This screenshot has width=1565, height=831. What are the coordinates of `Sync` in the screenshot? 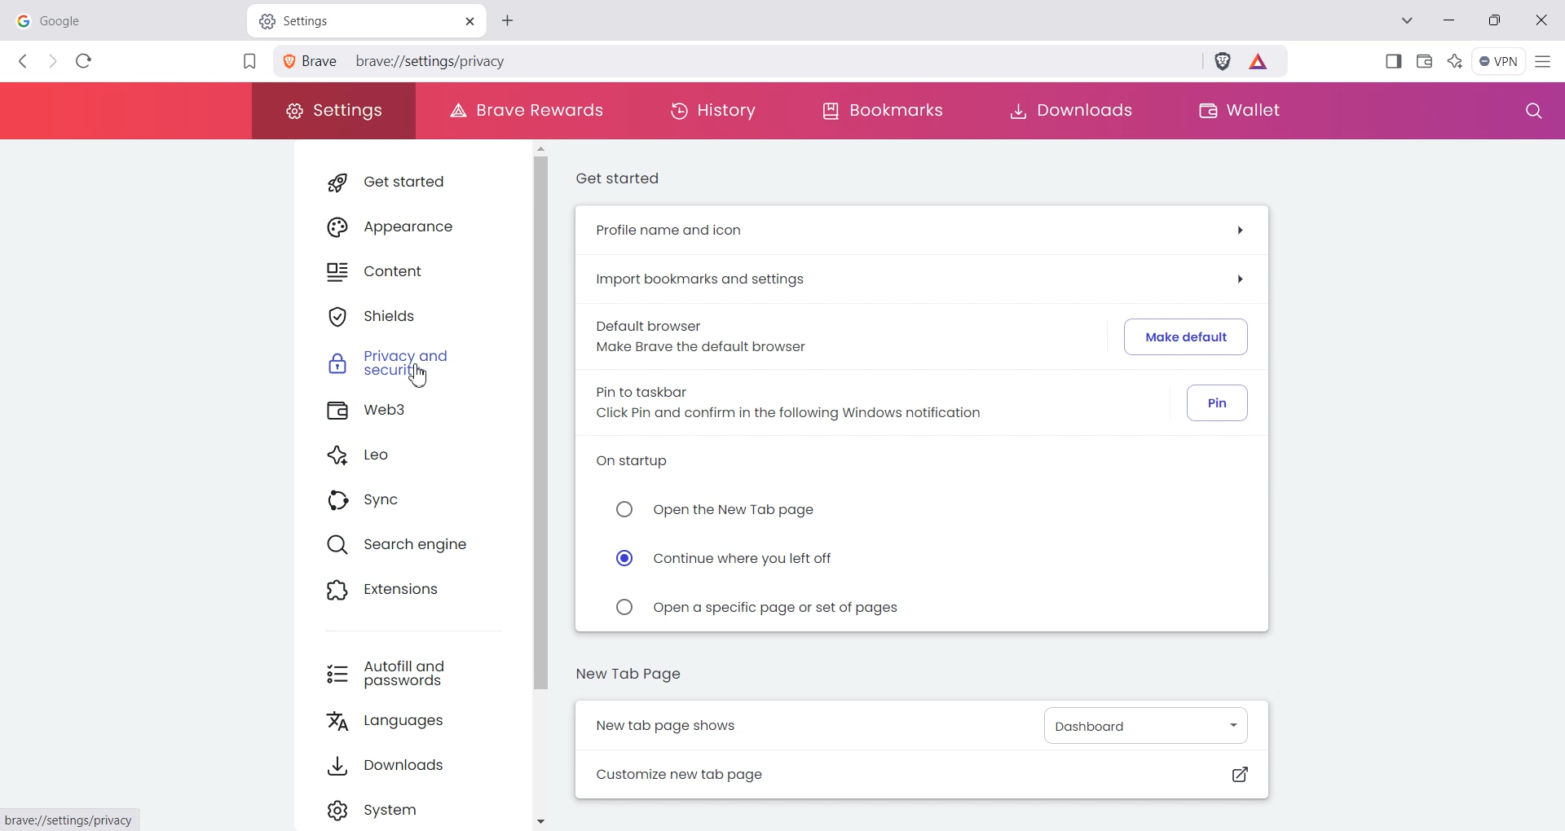 It's located at (400, 502).